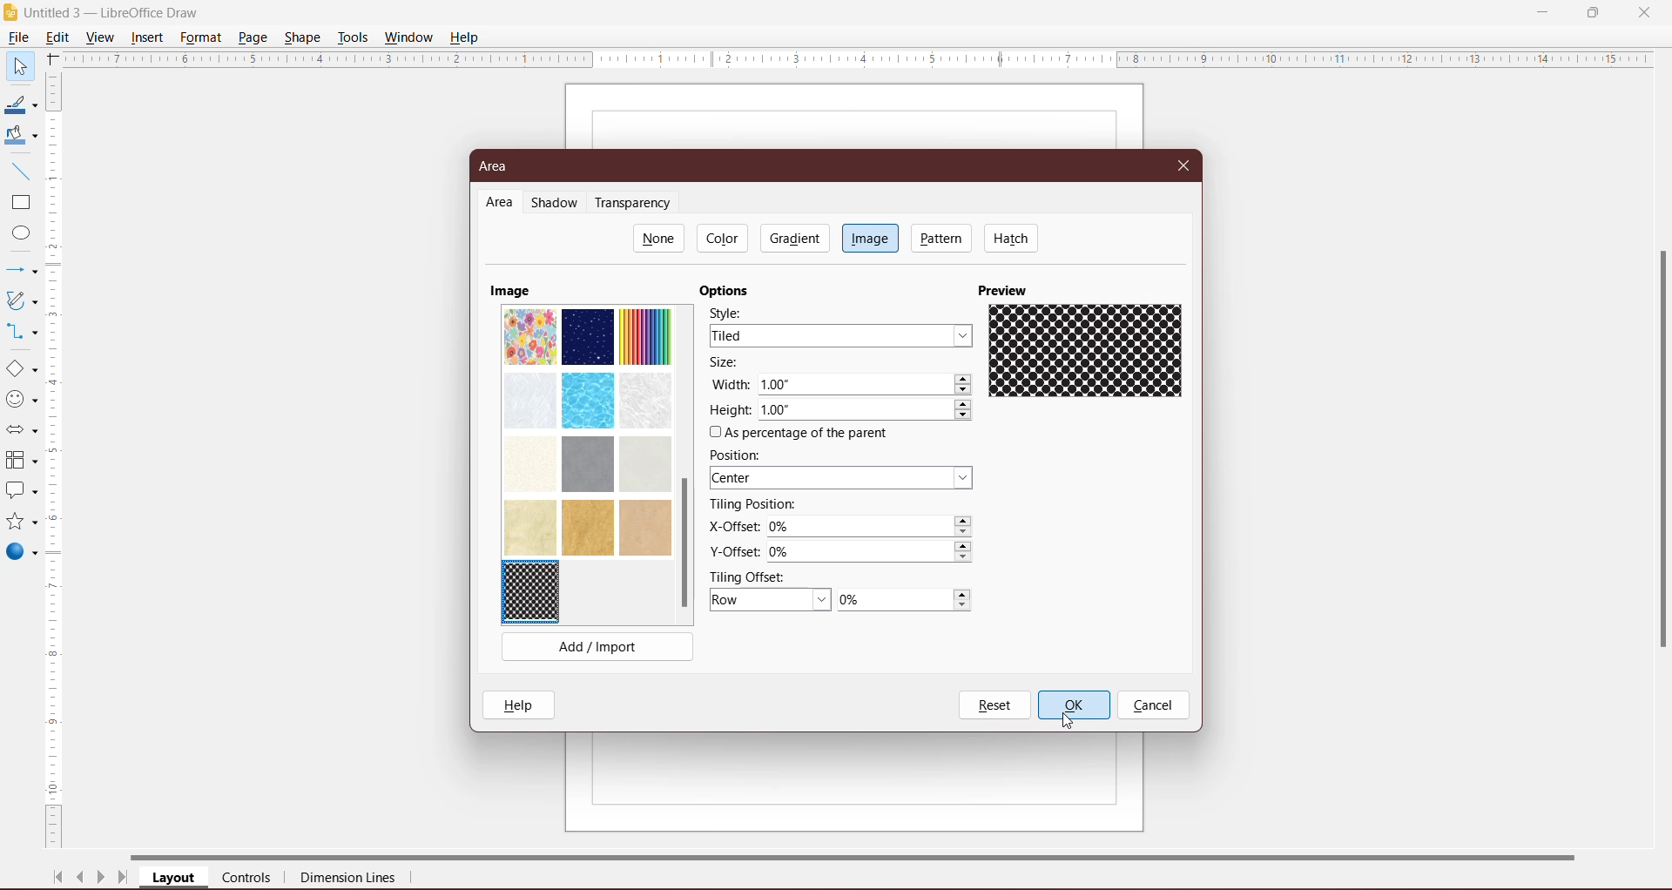  What do you see at coordinates (20, 432) in the screenshot?
I see `Block Arrows` at bounding box center [20, 432].